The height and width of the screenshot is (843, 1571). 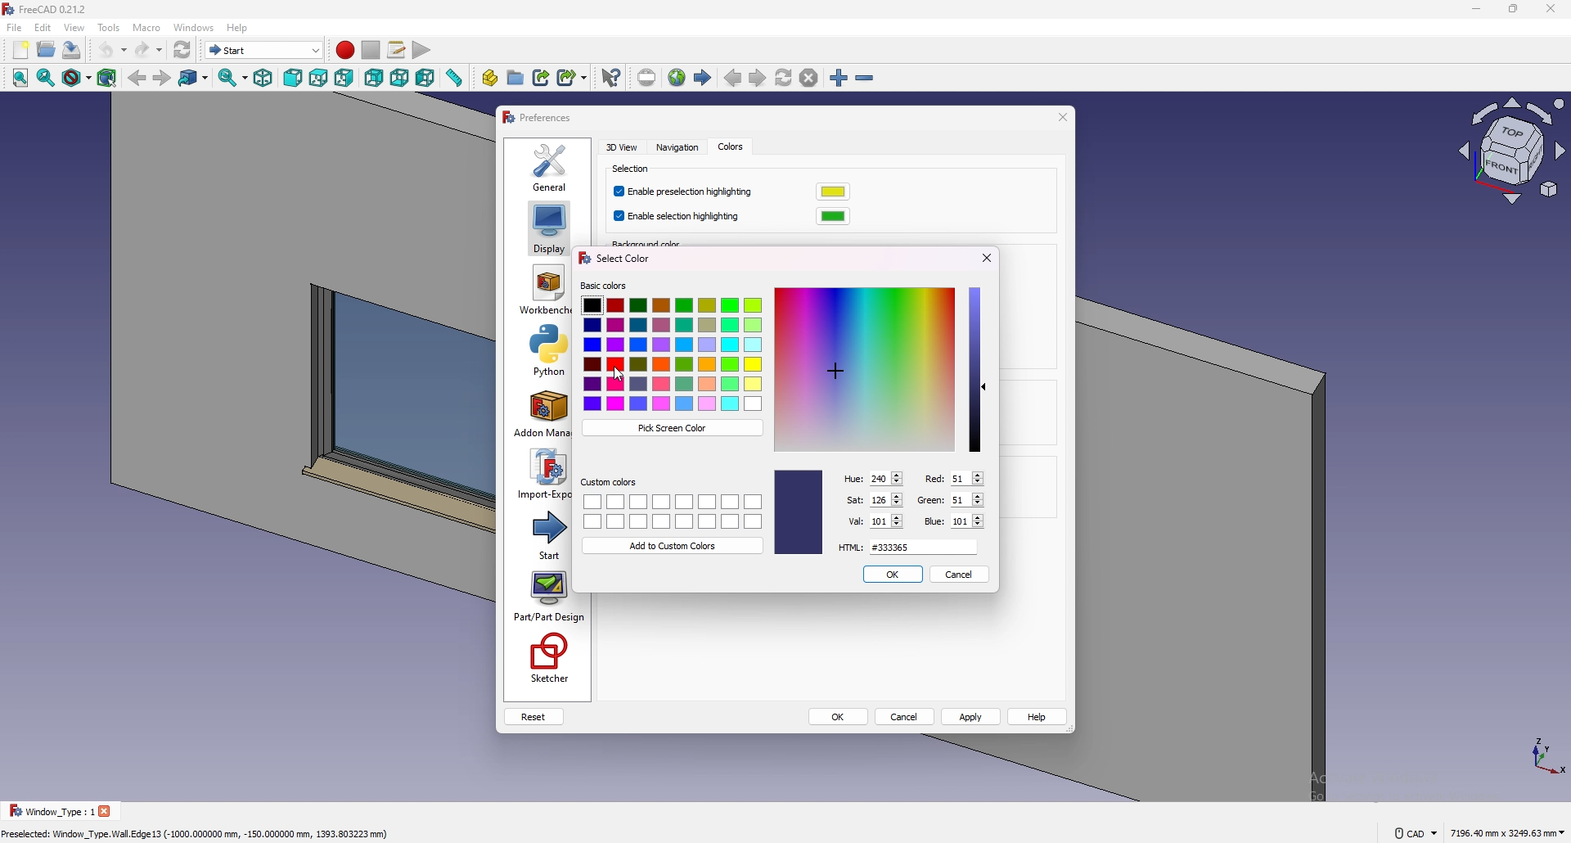 I want to click on add on manager, so click(x=542, y=414).